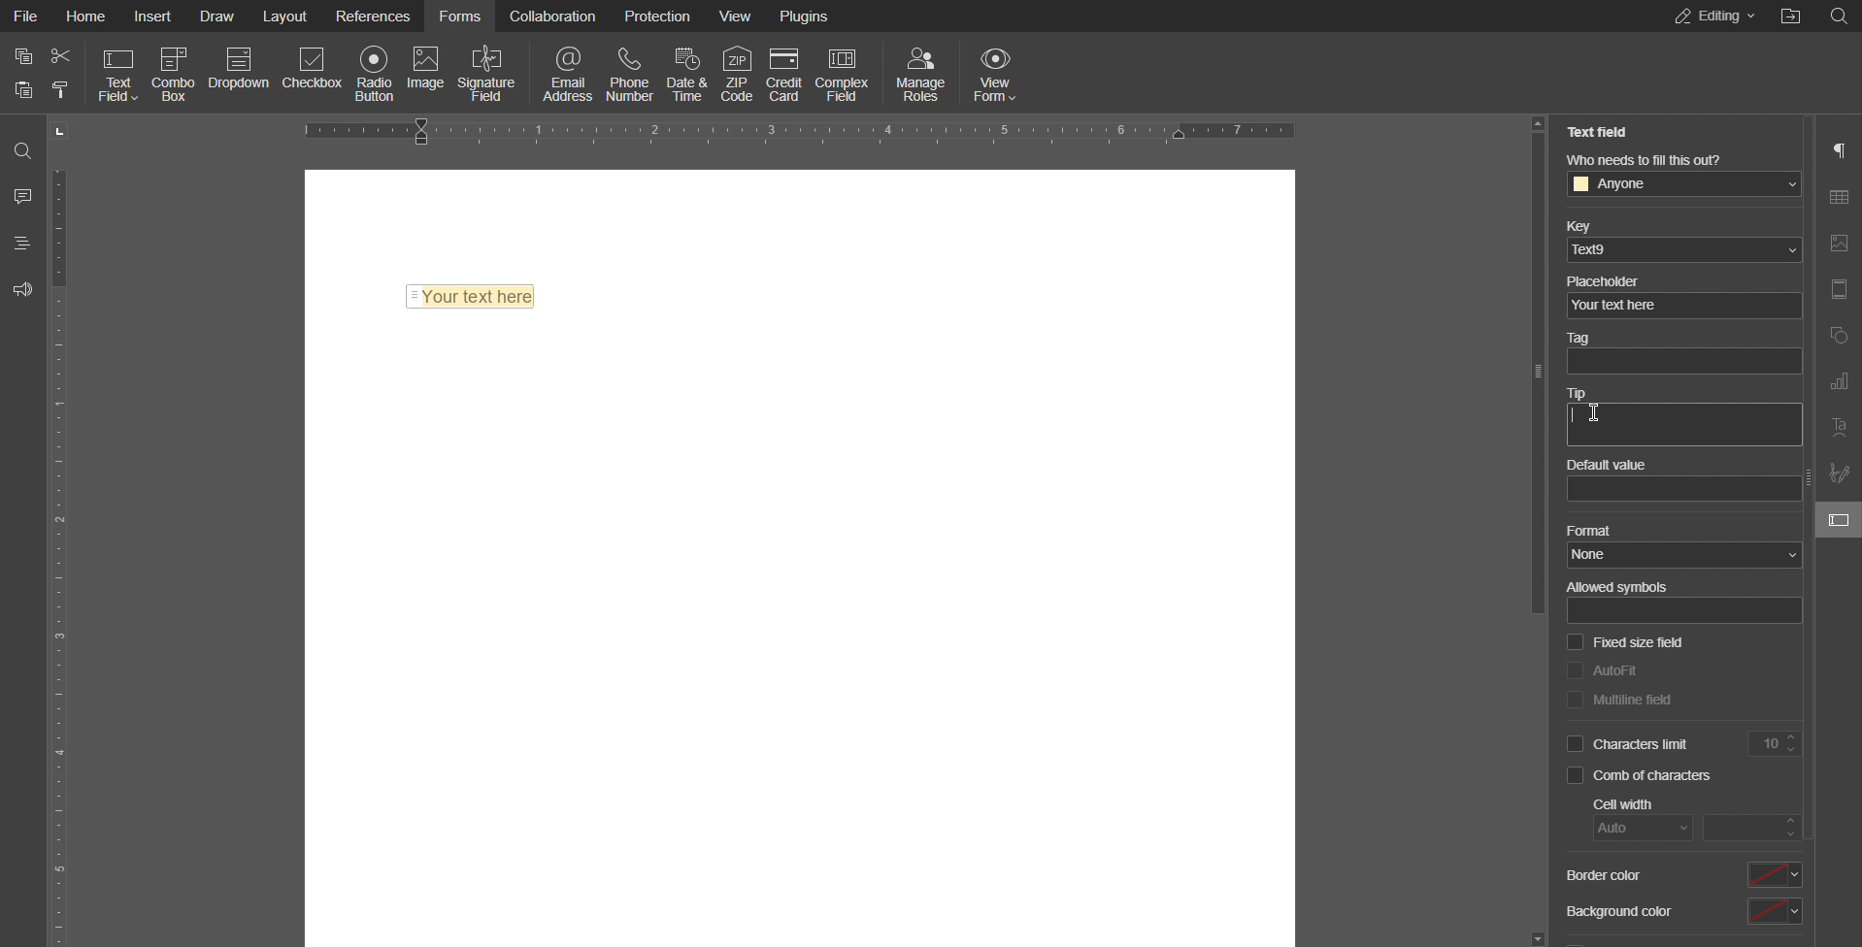 The image size is (1862, 947). Describe the element at coordinates (1756, 828) in the screenshot. I see `input cell width ` at that location.